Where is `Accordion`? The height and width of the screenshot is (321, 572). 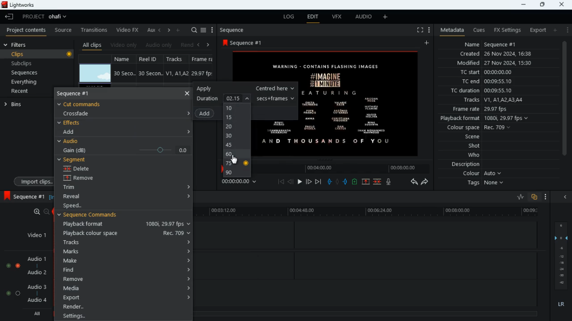 Accordion is located at coordinates (187, 113).